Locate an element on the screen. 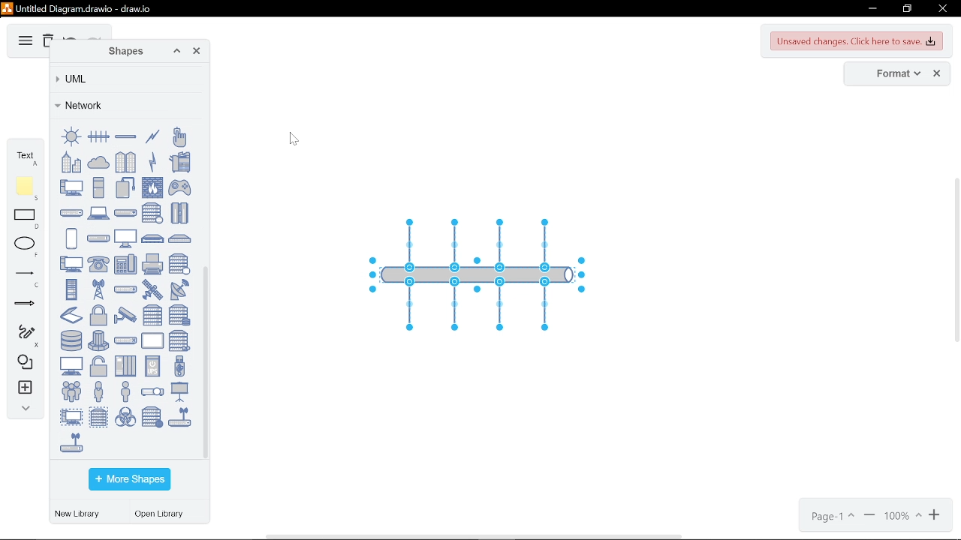 The height and width of the screenshot is (540, 961). gamepad is located at coordinates (180, 187).